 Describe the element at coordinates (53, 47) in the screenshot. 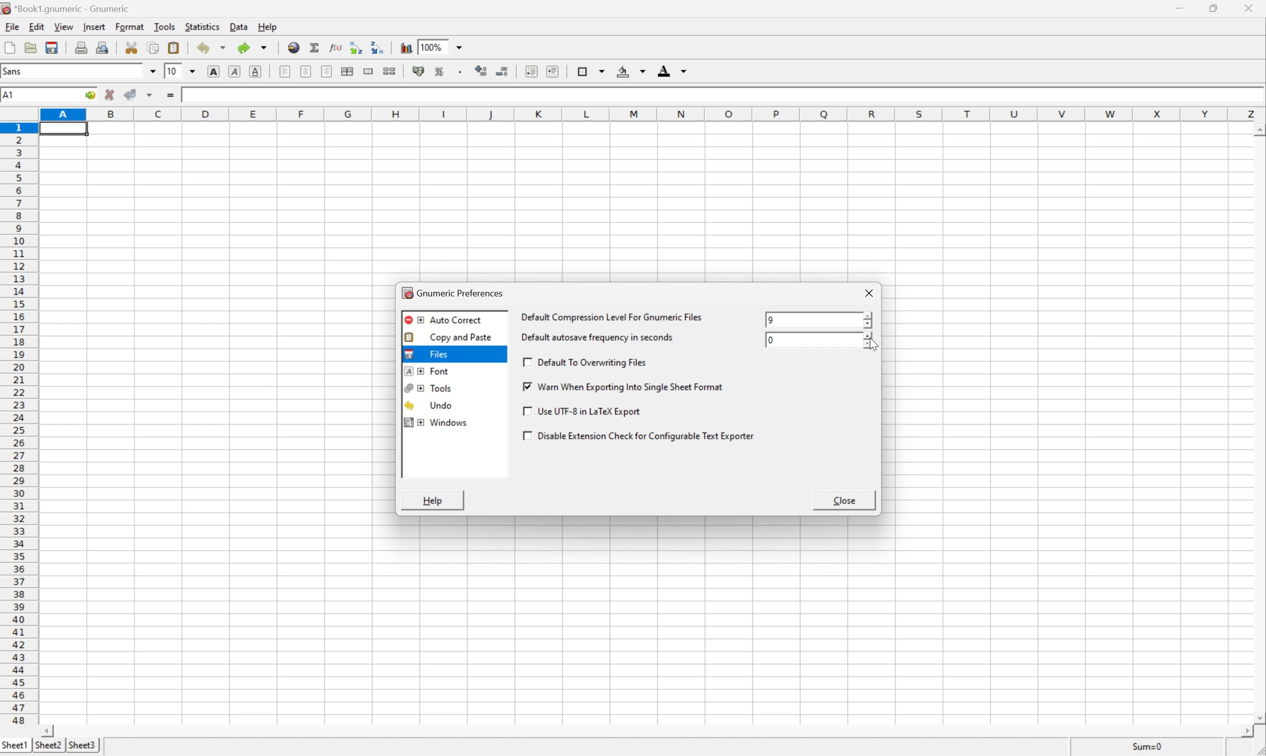

I see `save current workbook` at that location.